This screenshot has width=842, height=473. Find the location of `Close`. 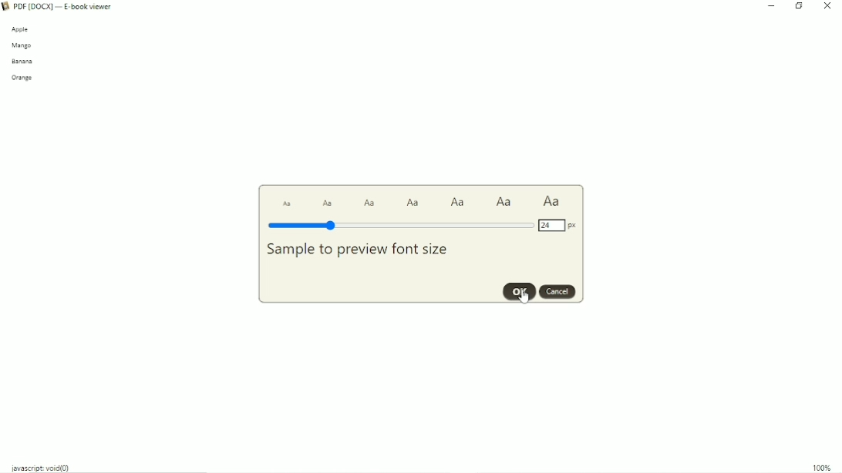

Close is located at coordinates (828, 7).